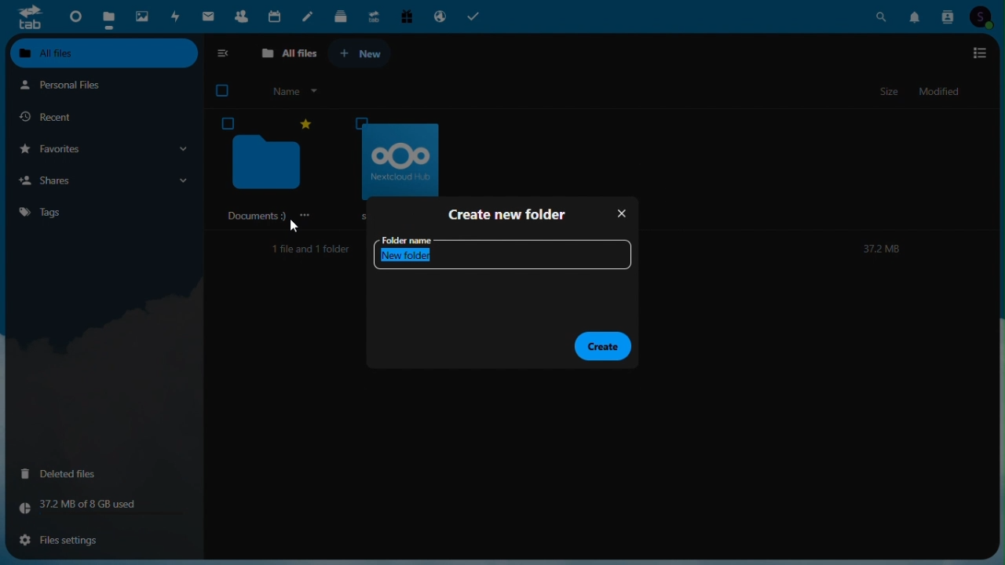 The width and height of the screenshot is (1005, 565). I want to click on Deleted files, so click(100, 475).